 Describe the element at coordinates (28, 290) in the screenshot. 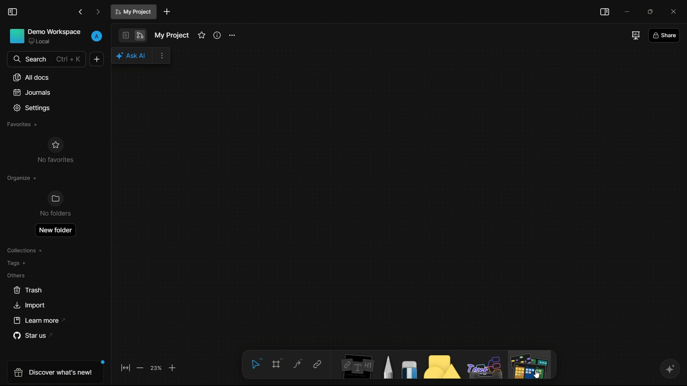

I see `trash` at that location.